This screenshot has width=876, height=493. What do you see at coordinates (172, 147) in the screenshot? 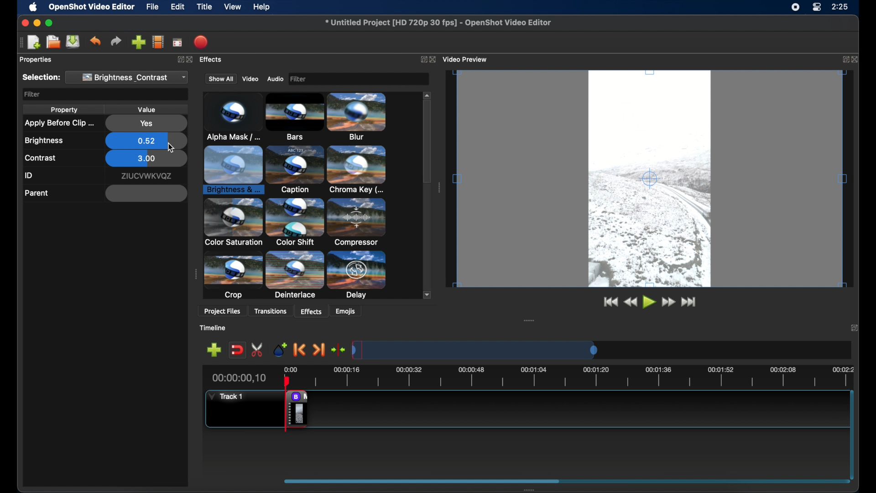
I see `cursor` at bounding box center [172, 147].